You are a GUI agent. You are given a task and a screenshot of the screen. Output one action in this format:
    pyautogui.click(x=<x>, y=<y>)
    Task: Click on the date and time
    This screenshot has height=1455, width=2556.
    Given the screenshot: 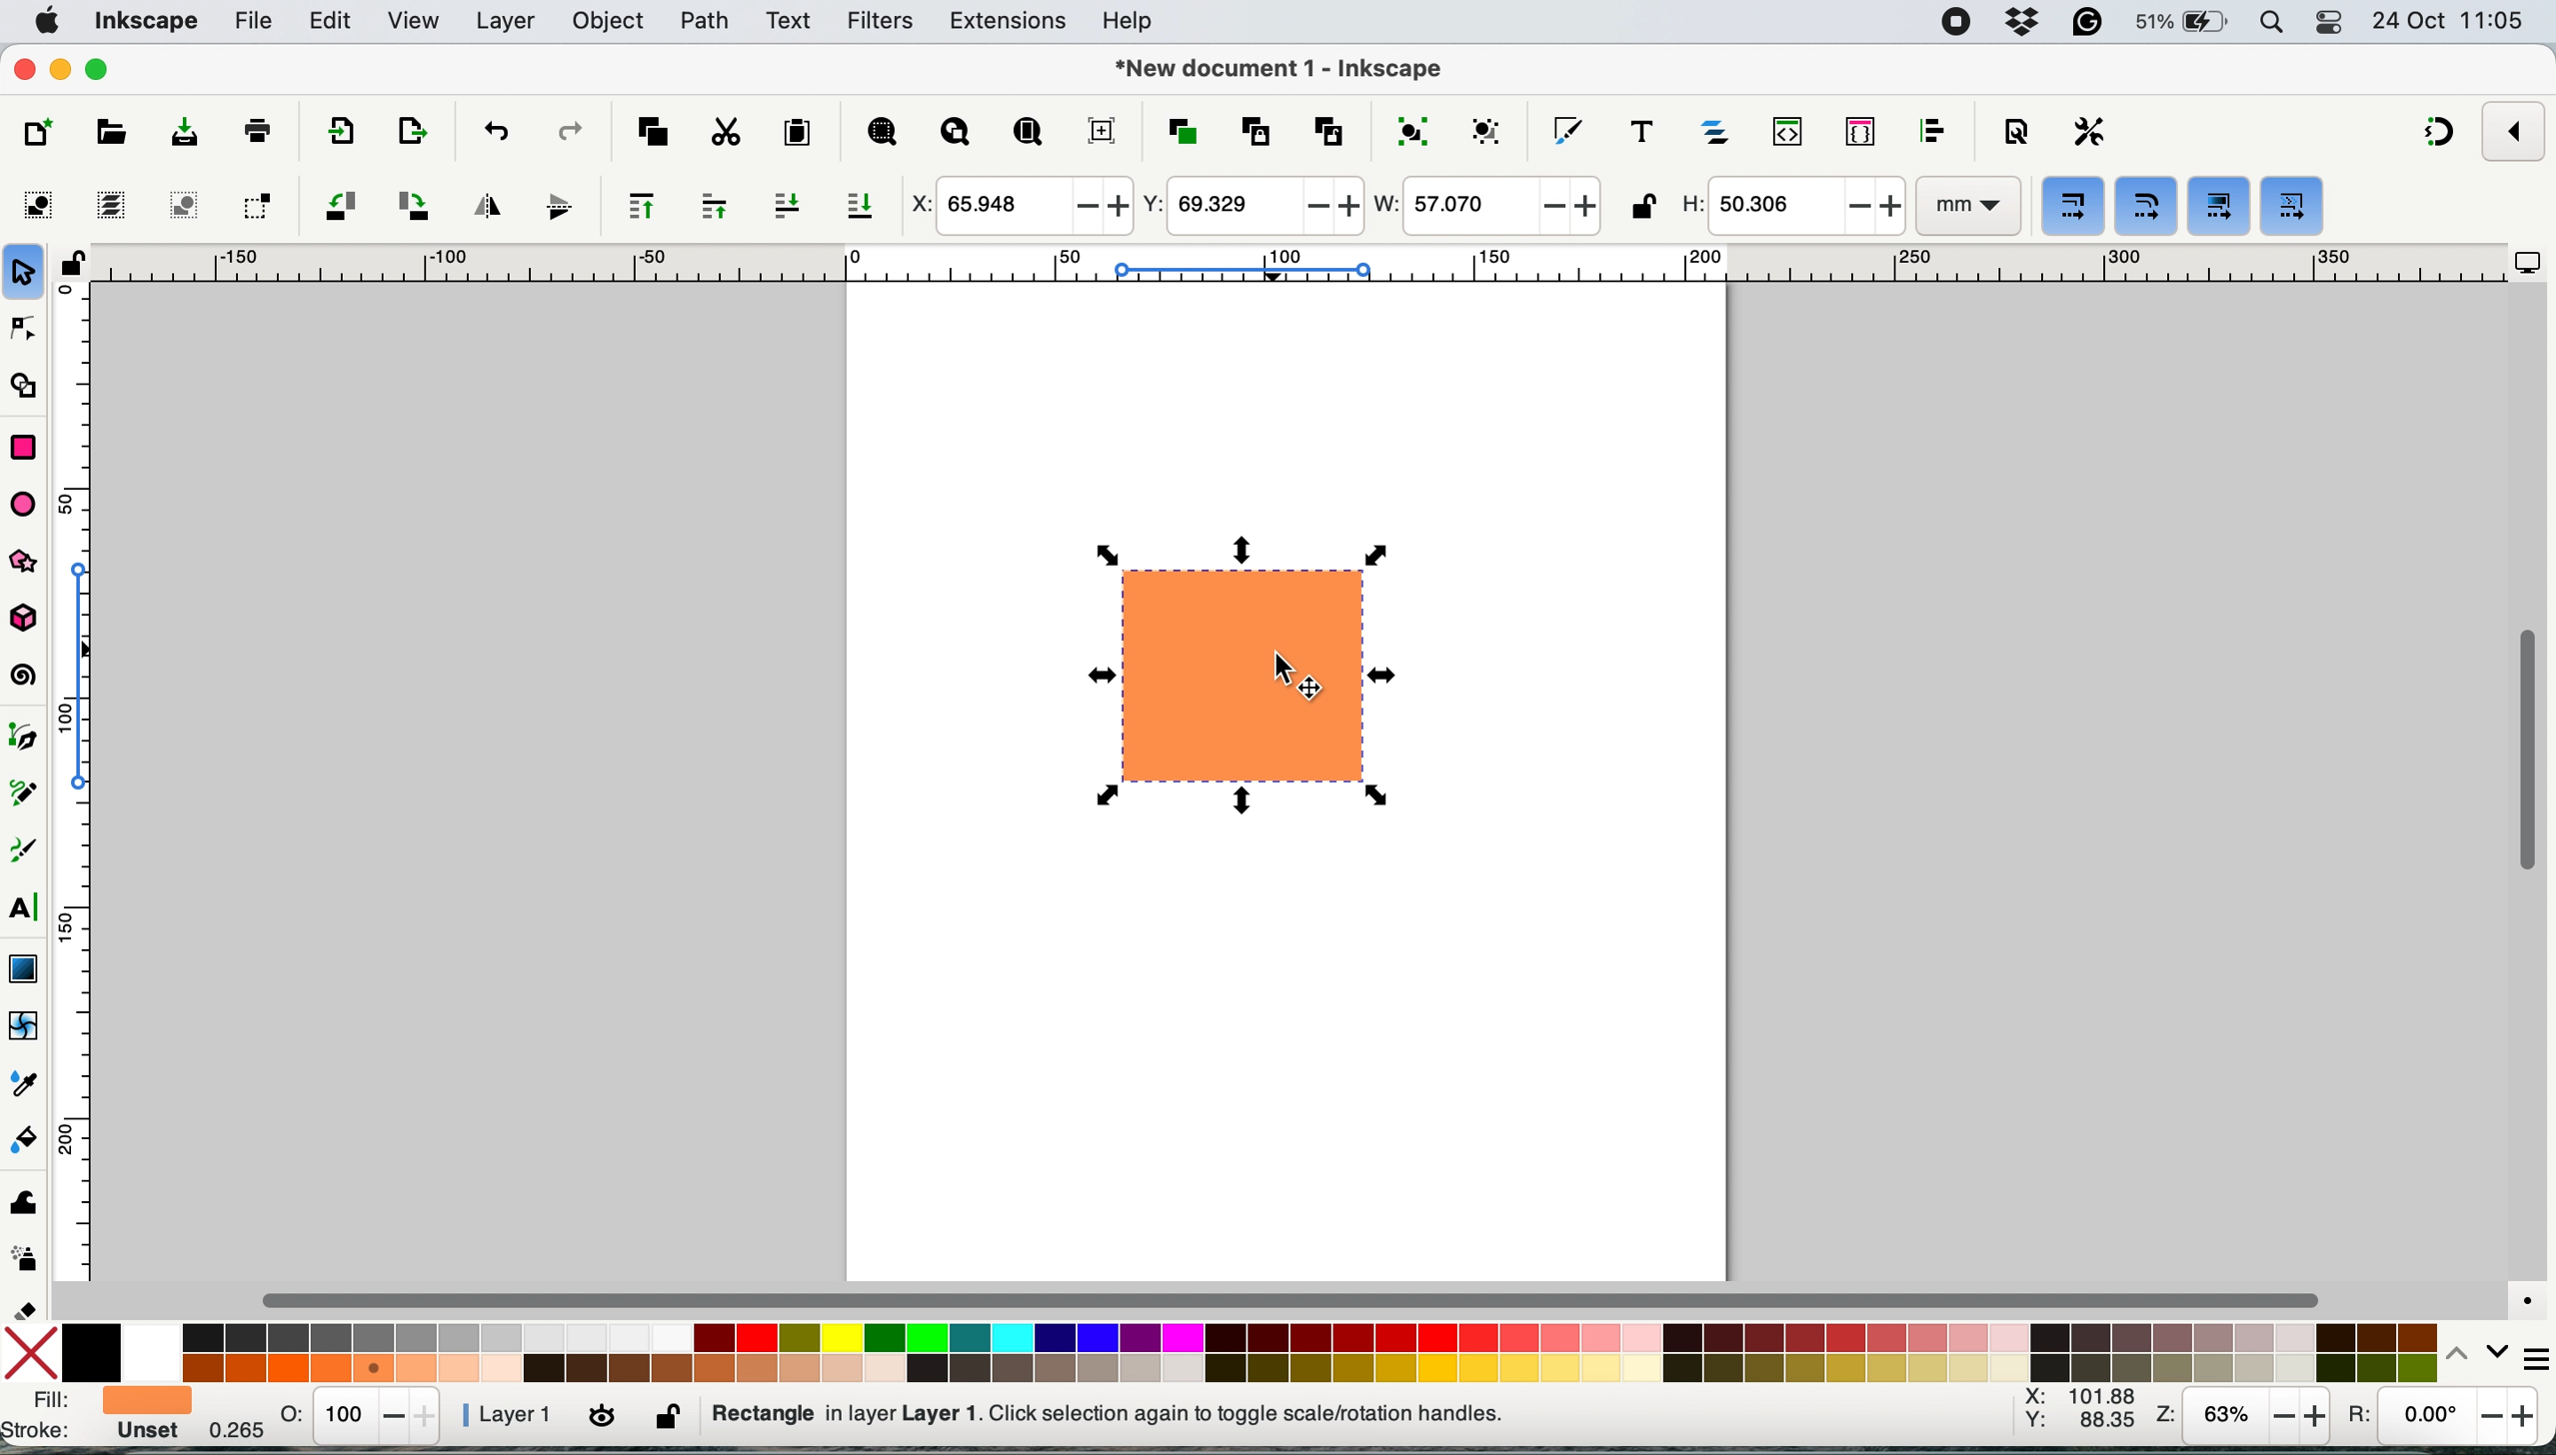 What is the action you would take?
    pyautogui.click(x=2449, y=20)
    